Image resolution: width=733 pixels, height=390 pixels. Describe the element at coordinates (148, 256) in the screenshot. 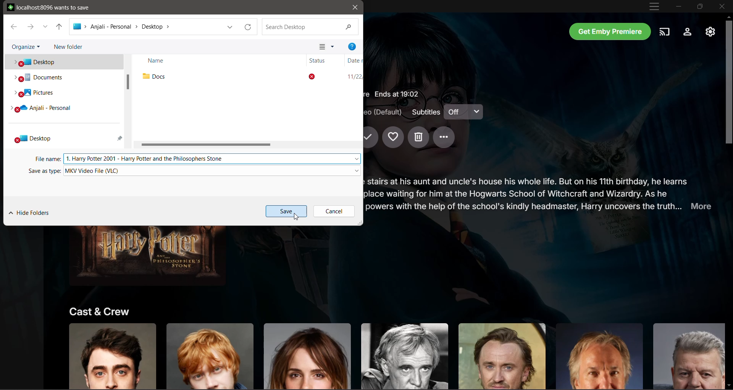

I see `Movie Image - Click to Play` at that location.